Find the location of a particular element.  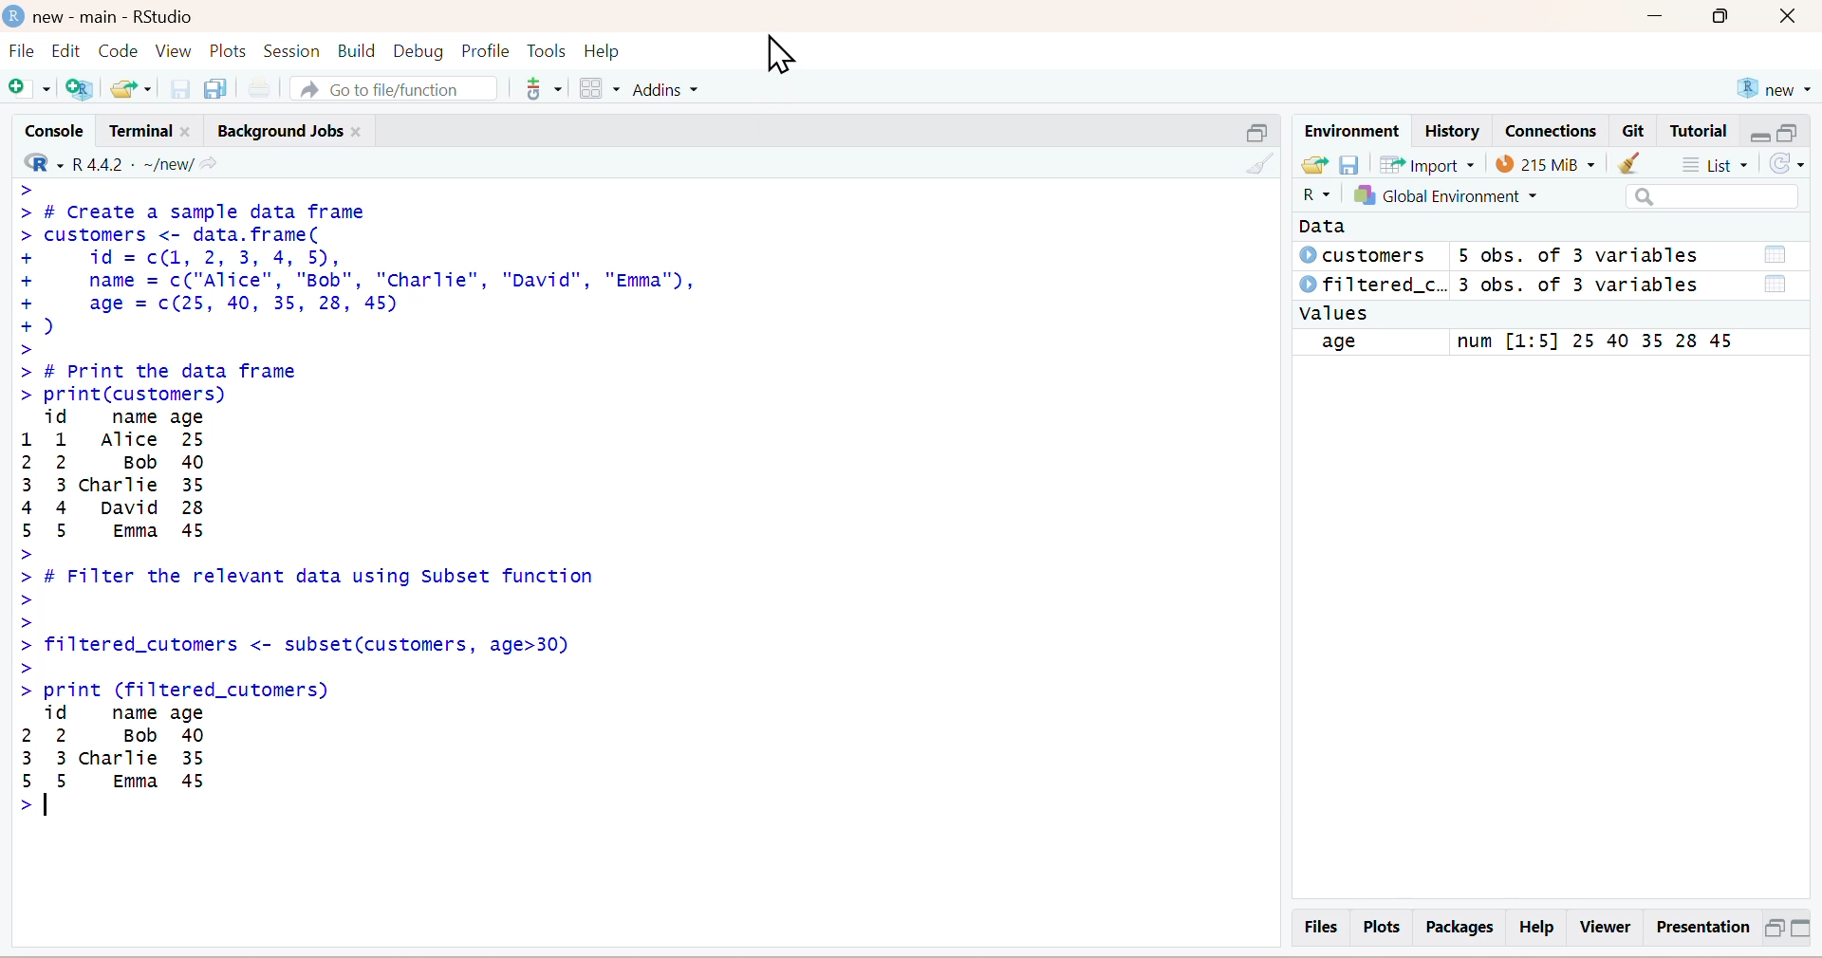

id name age
2 2 Bob 40
3 3 charlie 35
5 5 Emma 45
>| is located at coordinates (129, 765).